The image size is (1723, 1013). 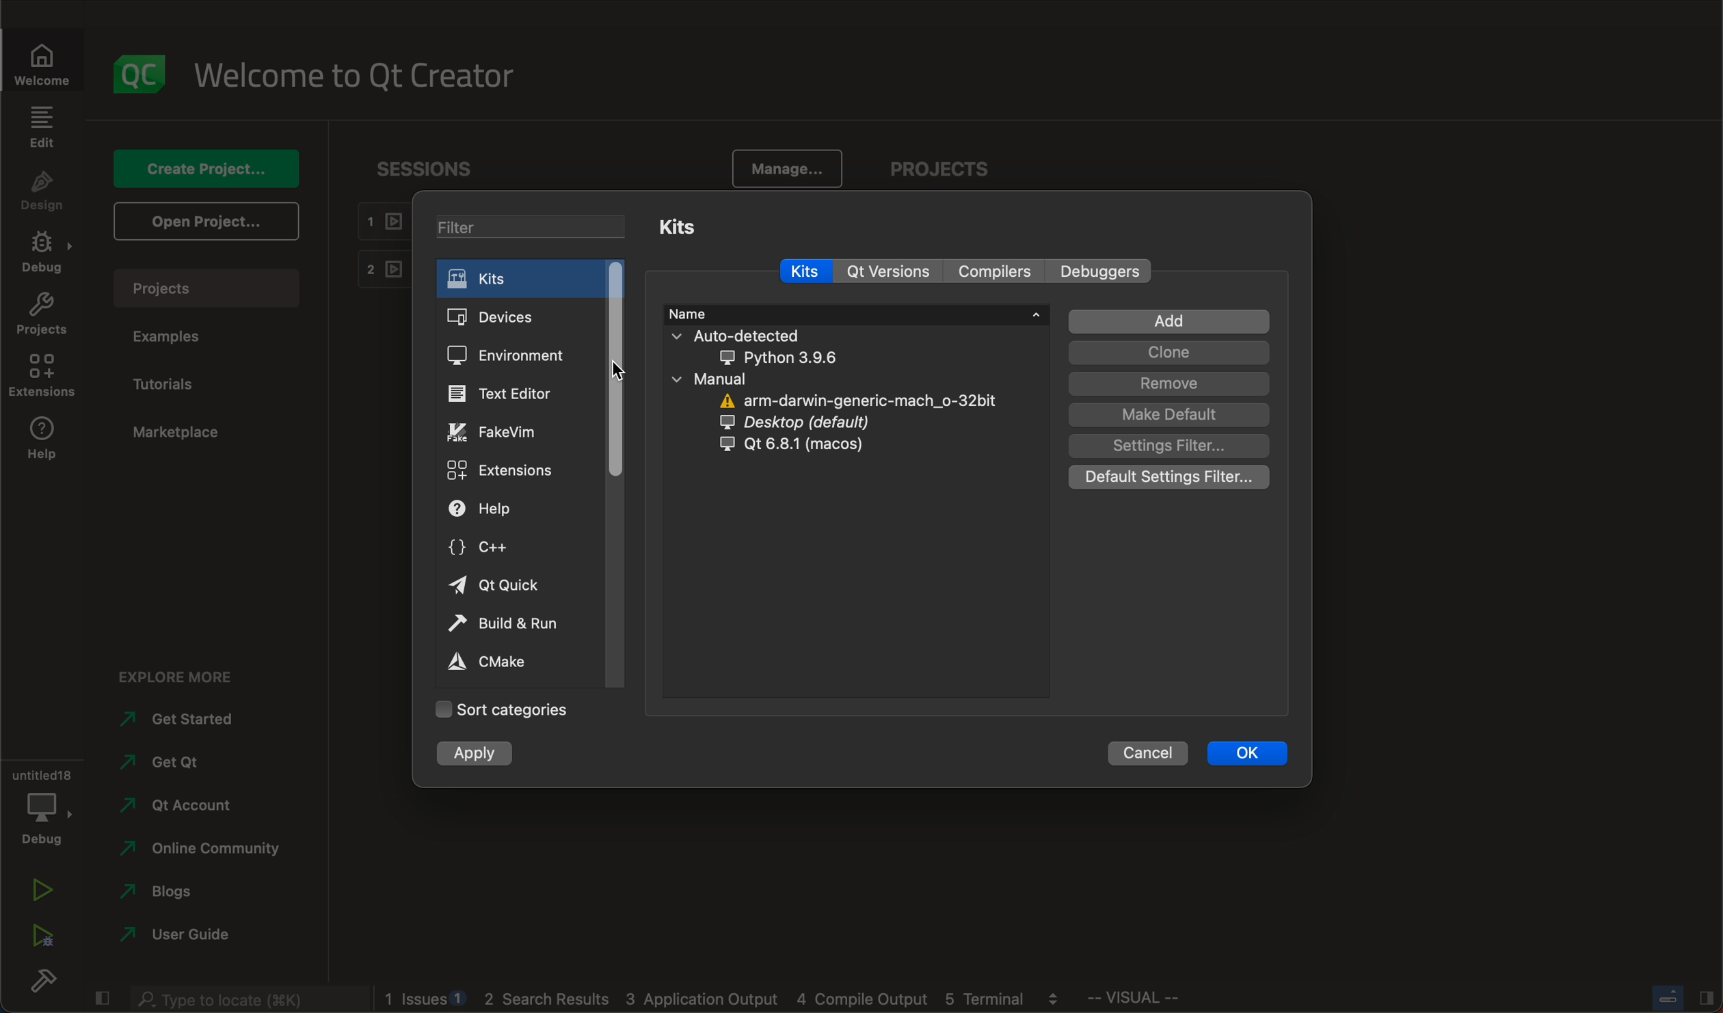 I want to click on categories, so click(x=499, y=707).